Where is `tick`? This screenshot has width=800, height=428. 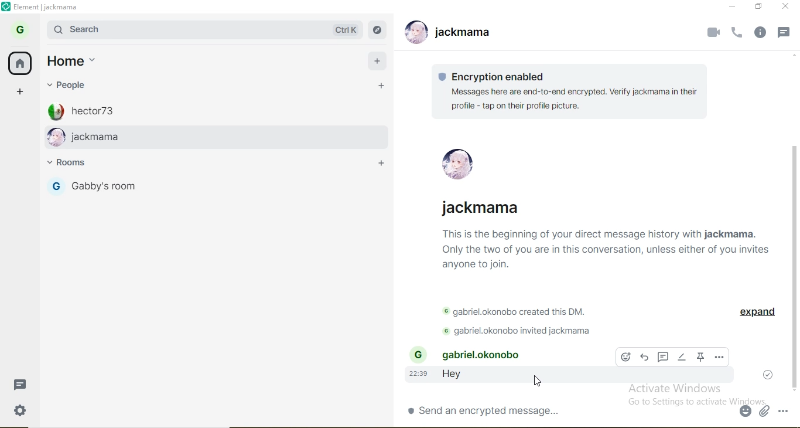 tick is located at coordinates (767, 375).